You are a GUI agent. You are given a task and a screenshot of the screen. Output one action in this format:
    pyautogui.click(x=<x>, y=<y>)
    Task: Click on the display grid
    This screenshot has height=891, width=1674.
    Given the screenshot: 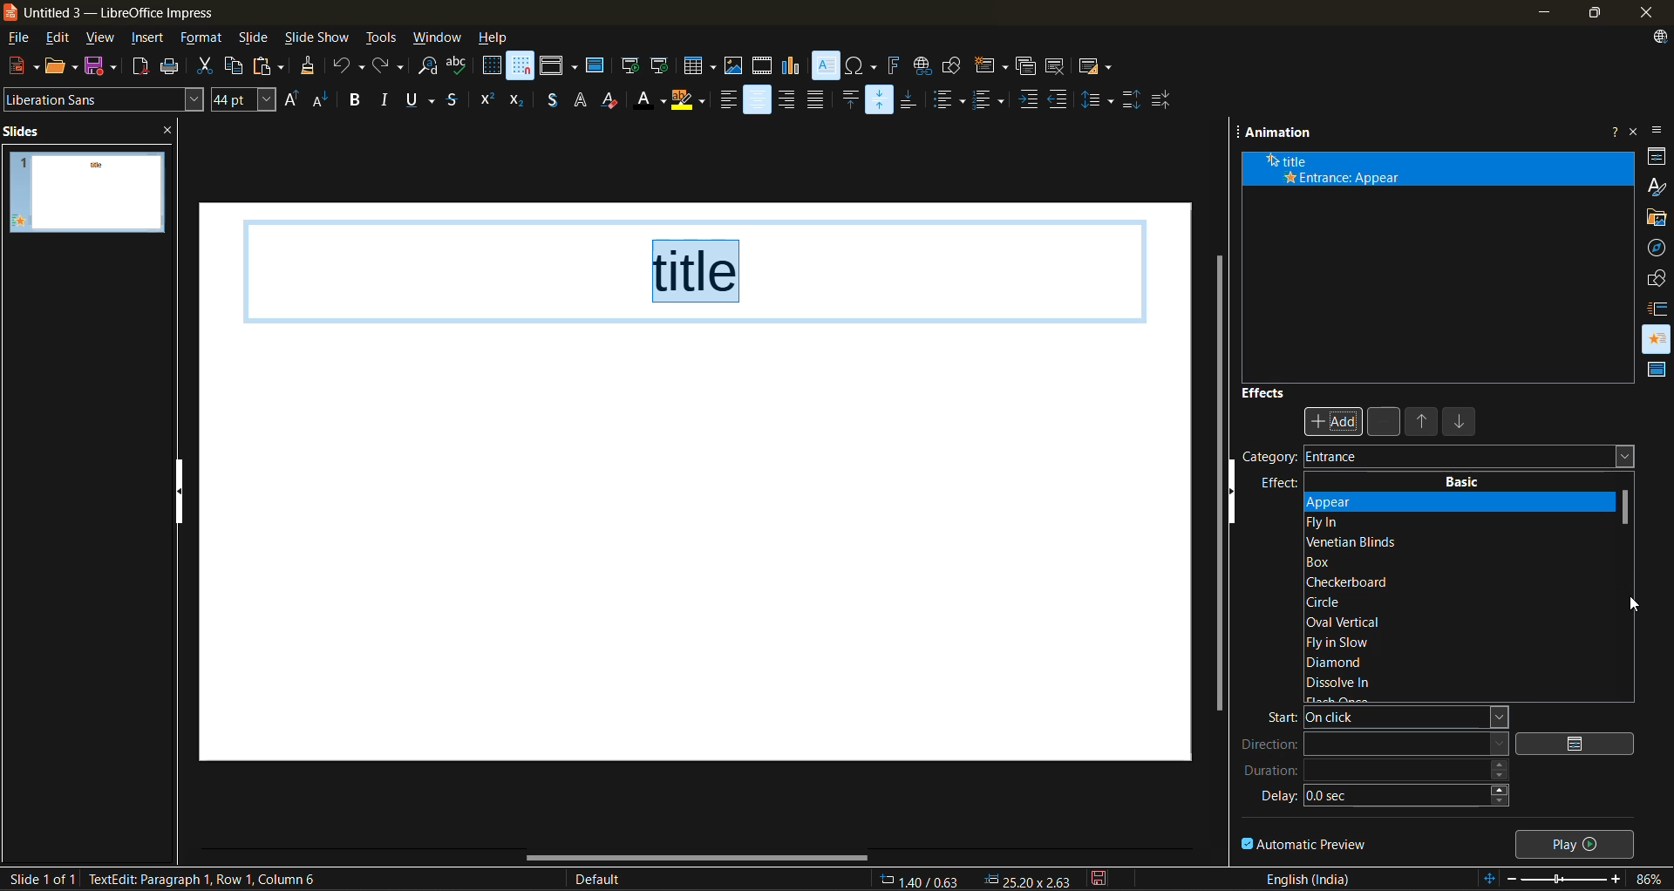 What is the action you would take?
    pyautogui.click(x=492, y=65)
    